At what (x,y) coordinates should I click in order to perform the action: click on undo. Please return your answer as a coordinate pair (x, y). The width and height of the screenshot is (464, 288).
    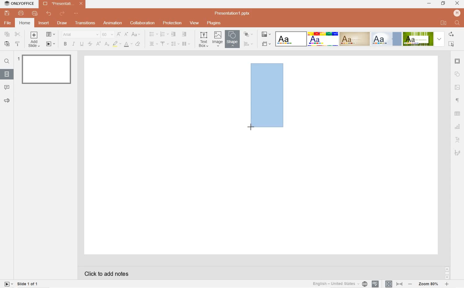
    Looking at the image, I should click on (49, 14).